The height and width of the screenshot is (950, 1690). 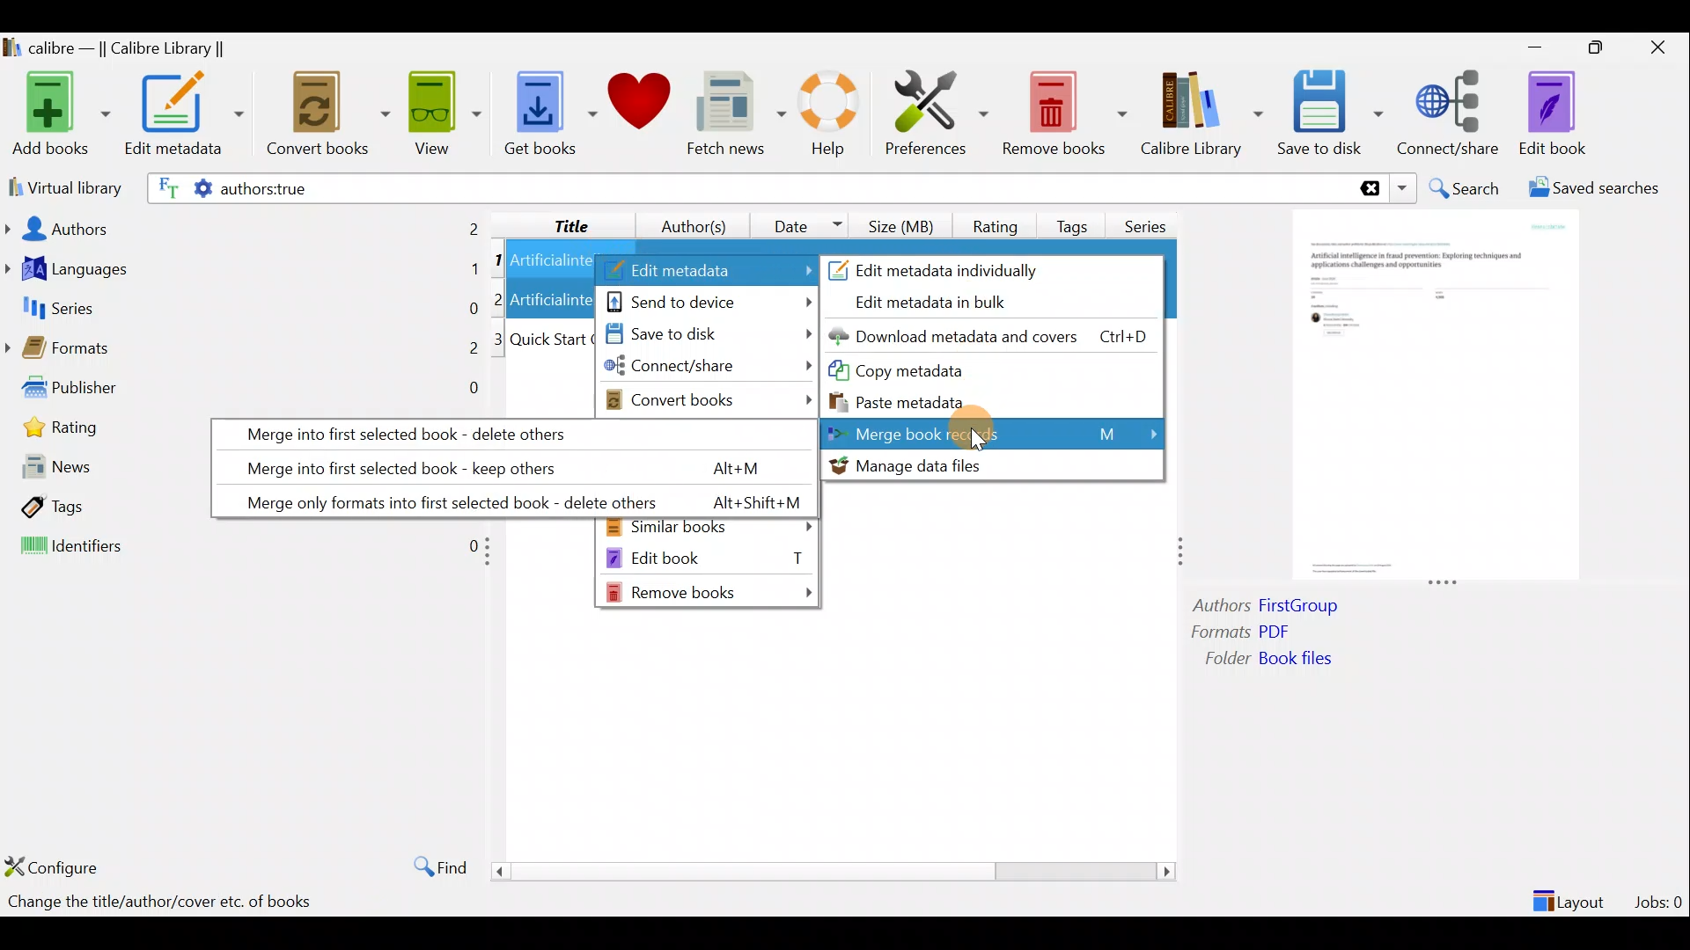 What do you see at coordinates (995, 433) in the screenshot?
I see `Merge book records` at bounding box center [995, 433].